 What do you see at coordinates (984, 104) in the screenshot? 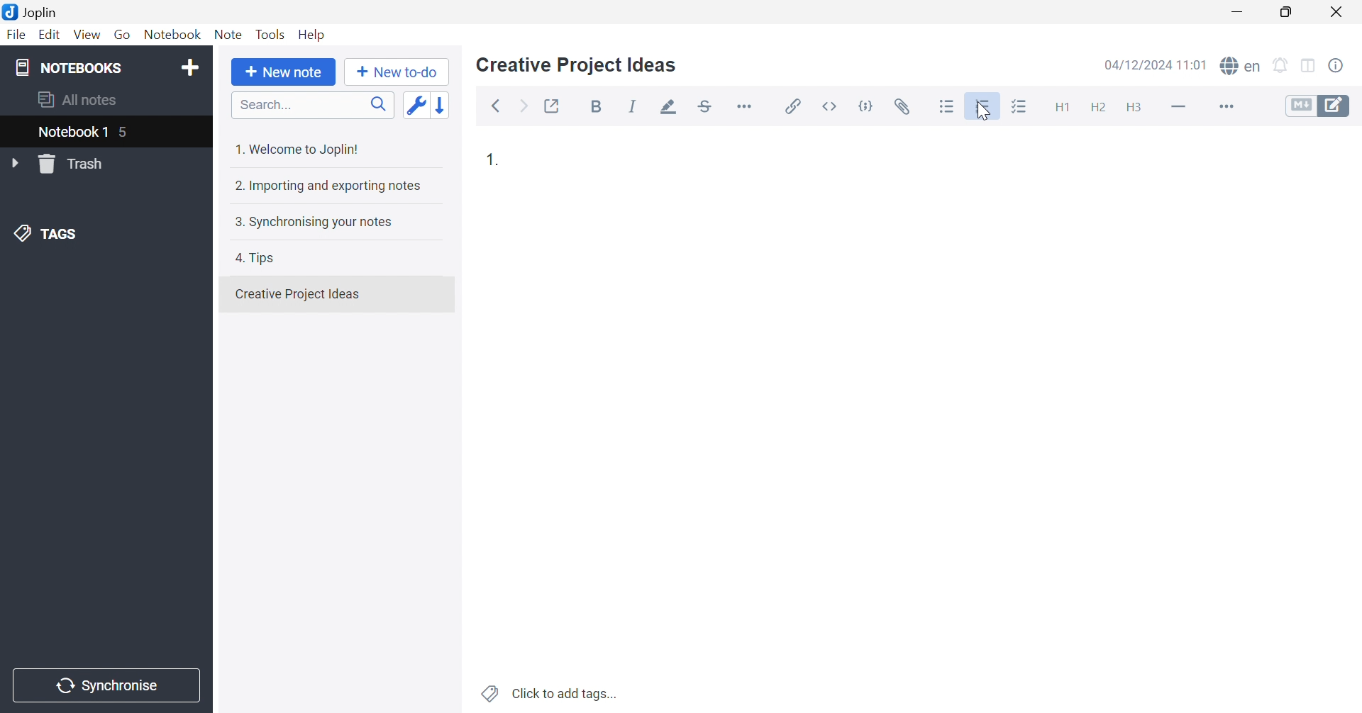
I see `Numbered list` at bounding box center [984, 104].